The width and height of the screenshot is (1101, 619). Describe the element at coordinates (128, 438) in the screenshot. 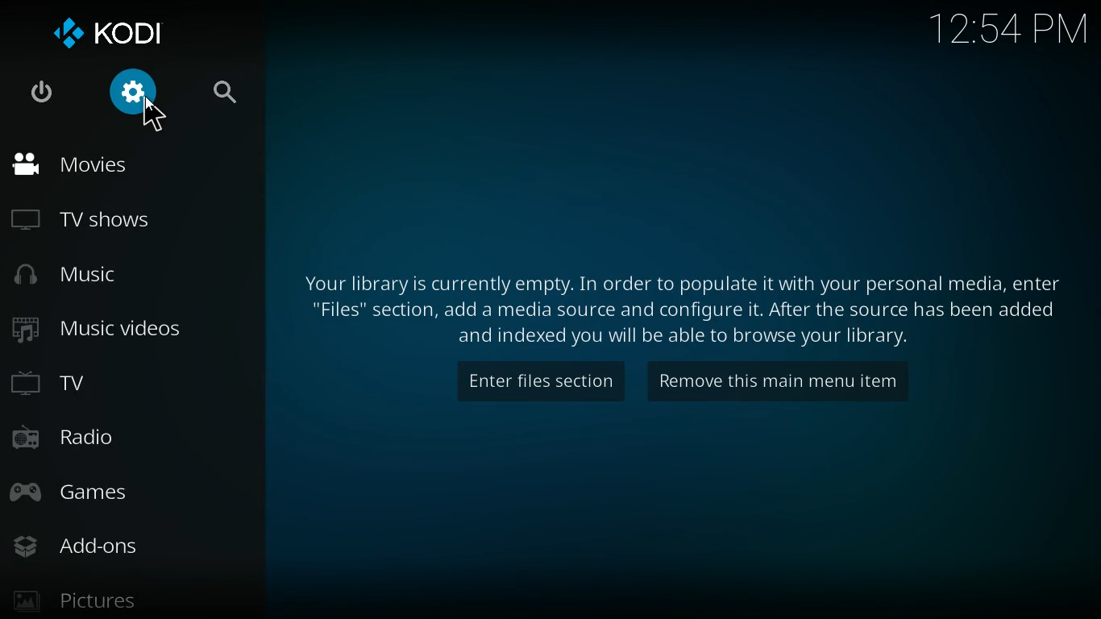

I see `radio` at that location.